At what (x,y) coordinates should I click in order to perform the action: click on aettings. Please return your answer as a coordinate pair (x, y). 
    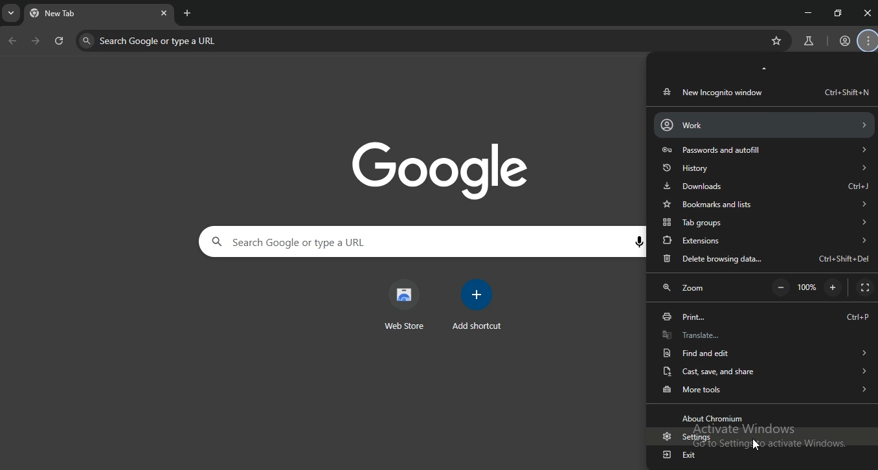
    Looking at the image, I should click on (683, 438).